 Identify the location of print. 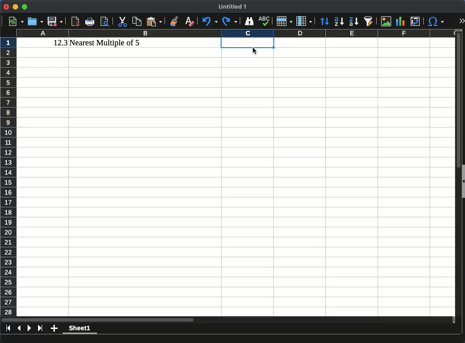
(90, 22).